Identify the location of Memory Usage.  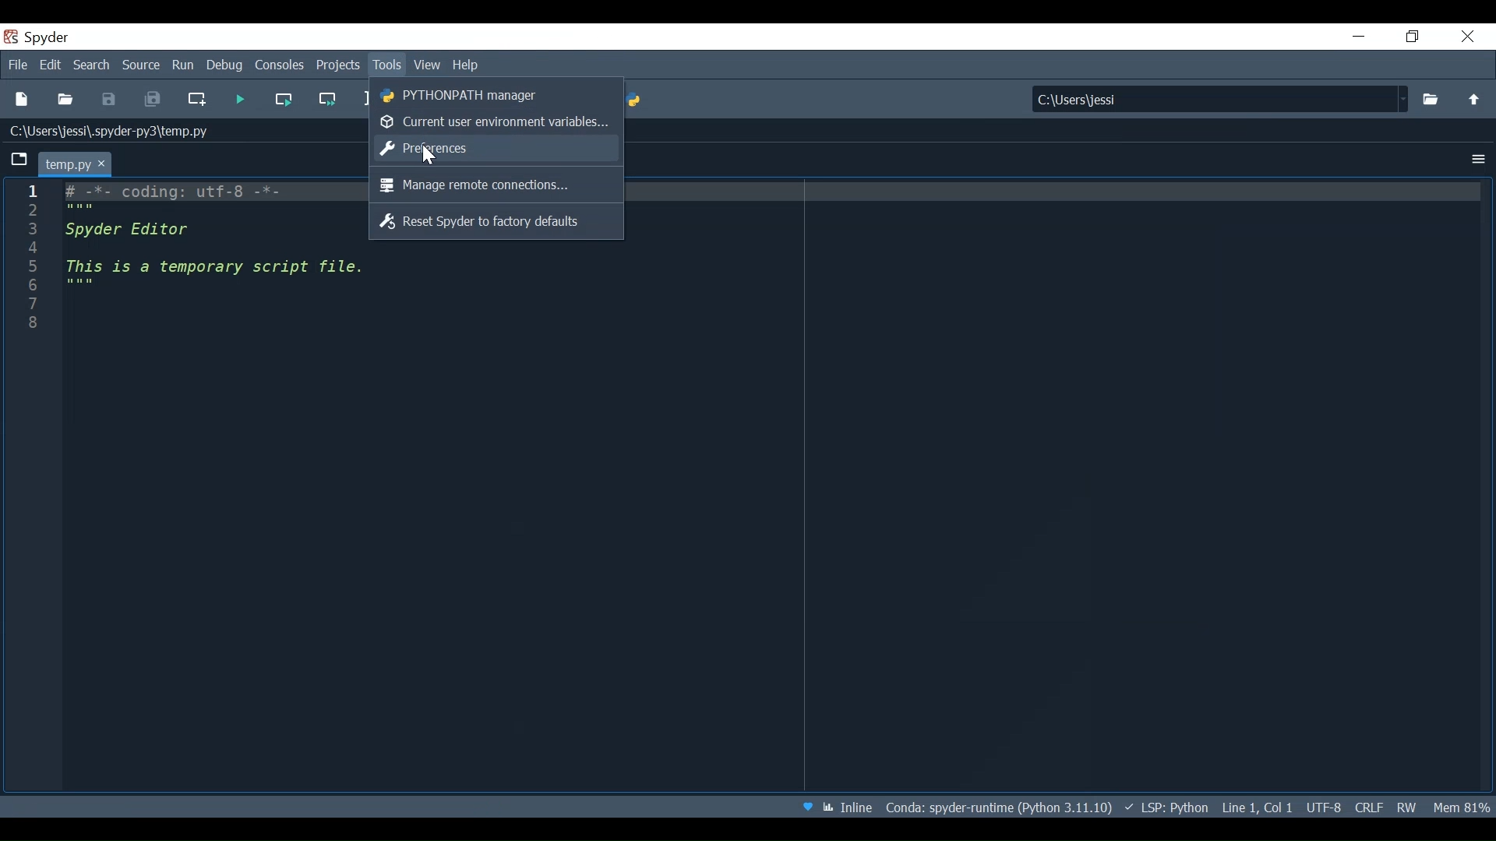
(1458, 807).